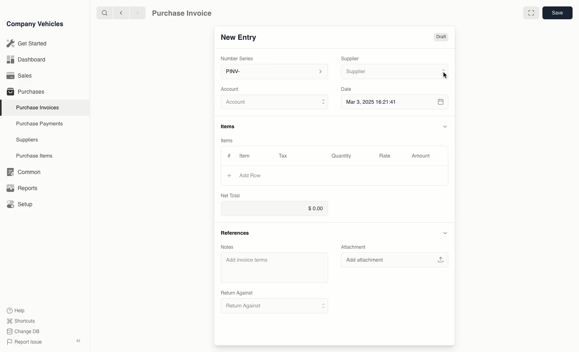  What do you see at coordinates (274, 306) in the screenshot?
I see `Return Against` at bounding box center [274, 306].